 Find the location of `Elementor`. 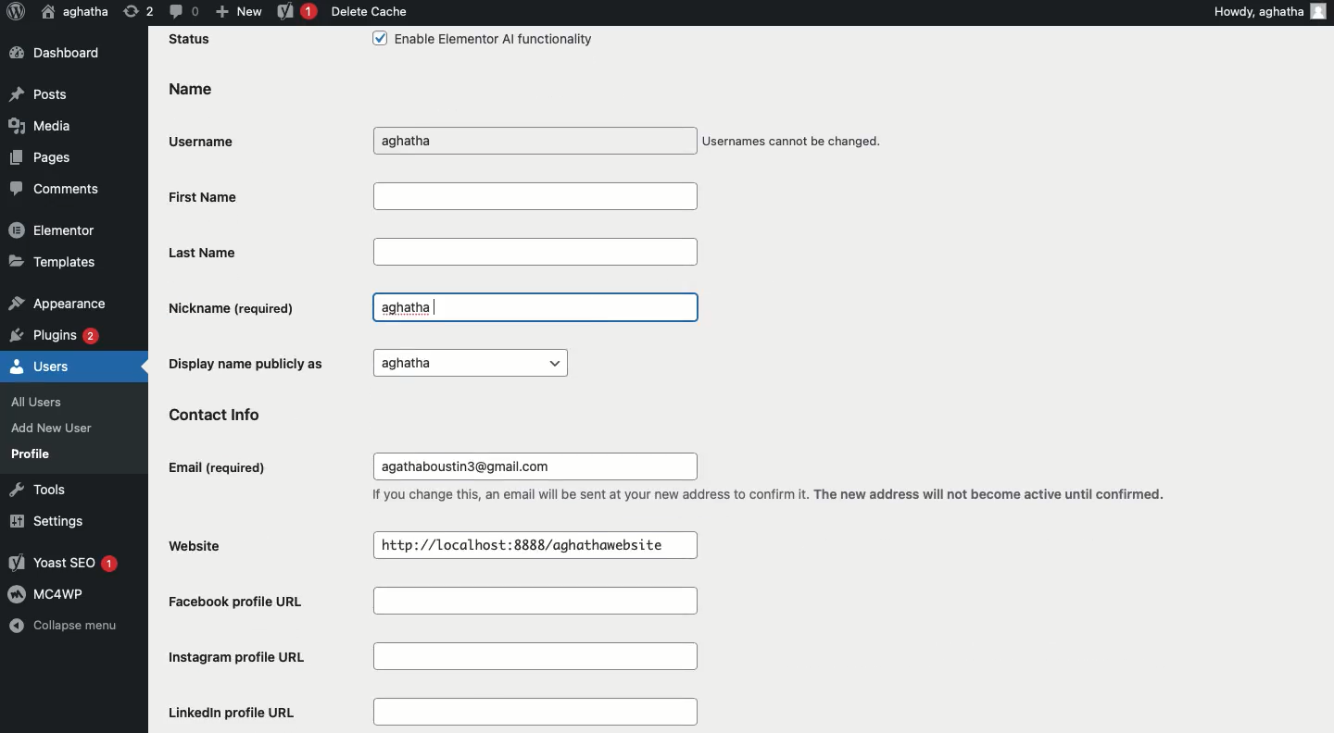

Elementor is located at coordinates (54, 229).